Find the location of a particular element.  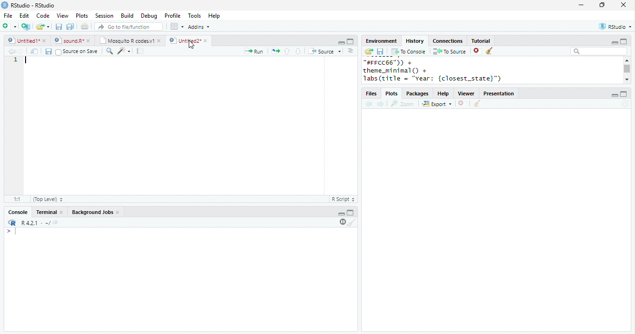

close is located at coordinates (62, 213).